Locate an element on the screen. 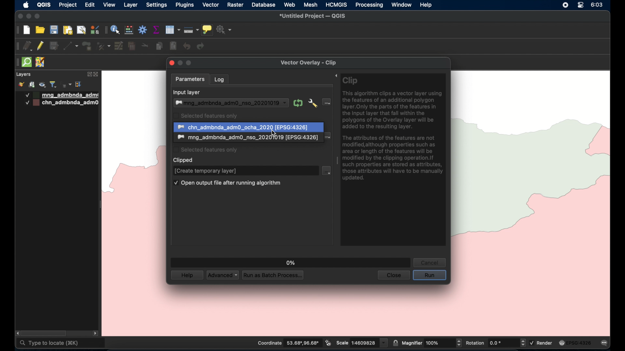 The height and width of the screenshot is (351, 625). project toolbar is located at coordinates (17, 30).